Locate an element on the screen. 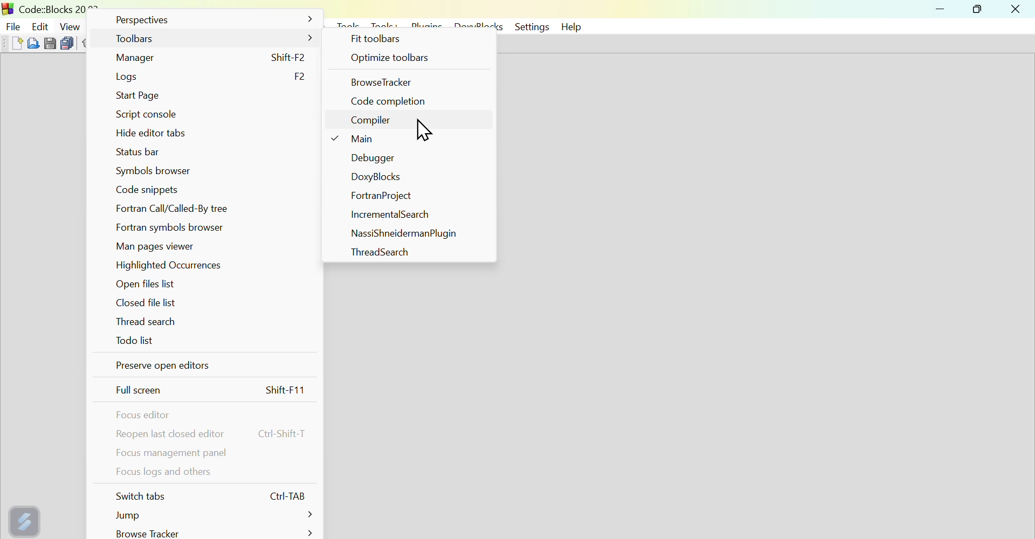 This screenshot has width=1035, height=539. screexpert is located at coordinates (26, 519).